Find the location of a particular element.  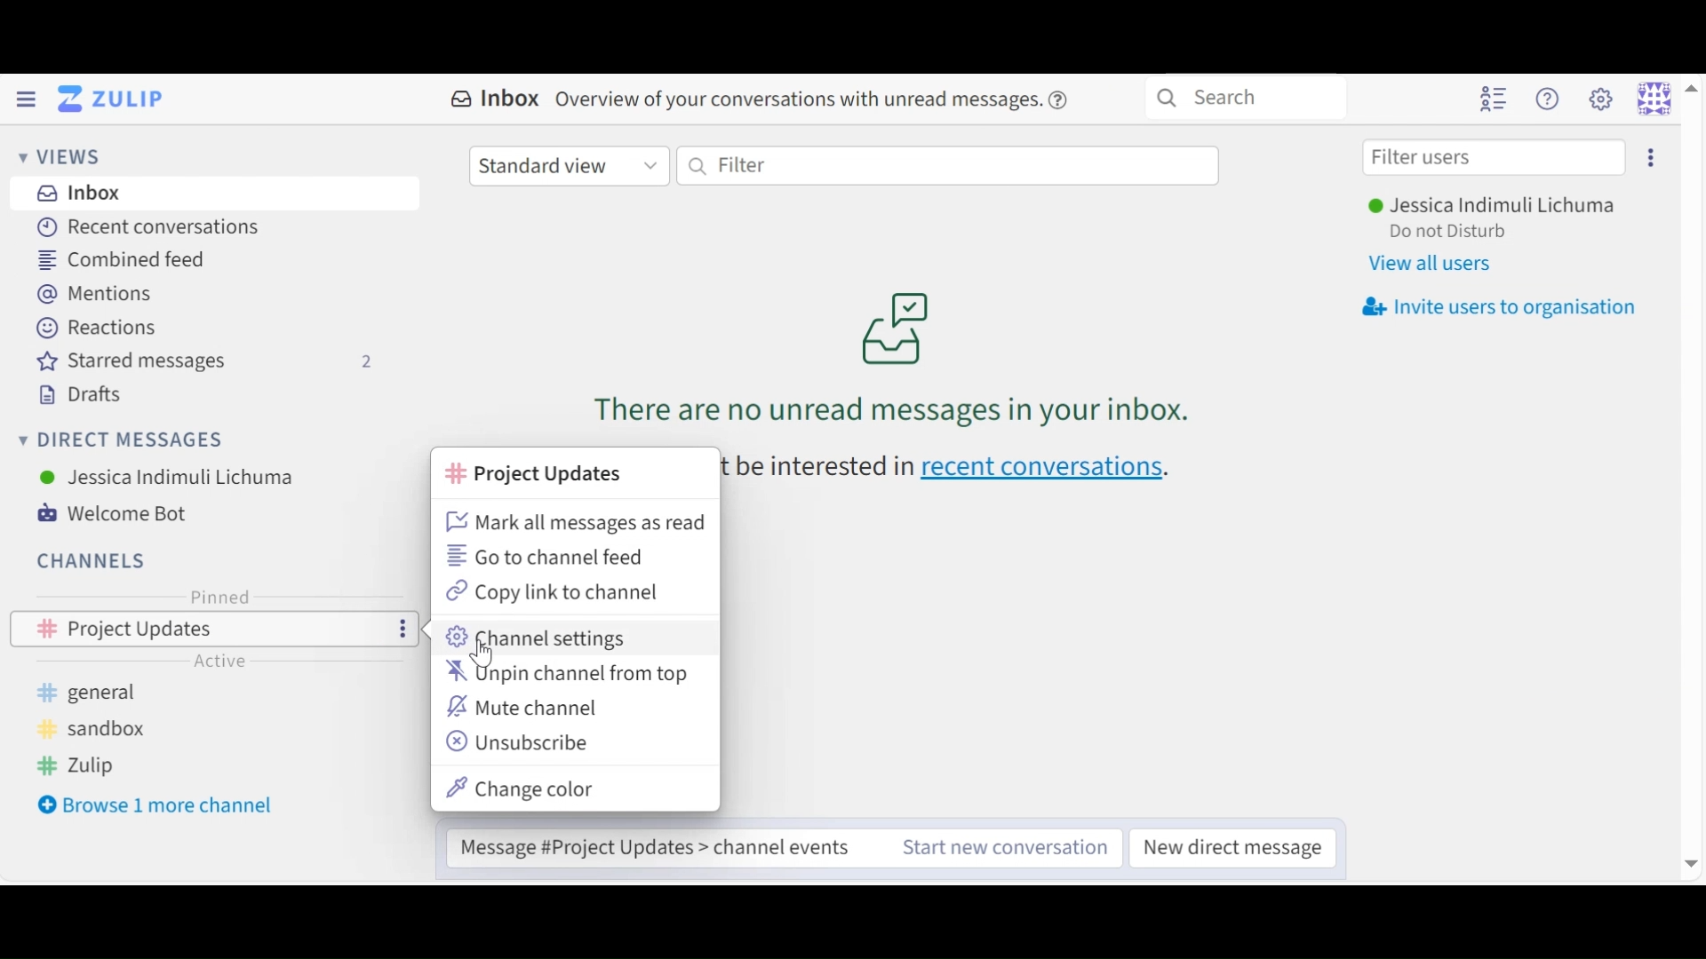

Combined Feed is located at coordinates (127, 259).